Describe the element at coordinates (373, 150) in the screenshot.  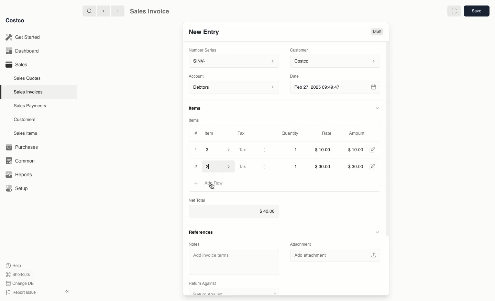
I see `Edit` at that location.